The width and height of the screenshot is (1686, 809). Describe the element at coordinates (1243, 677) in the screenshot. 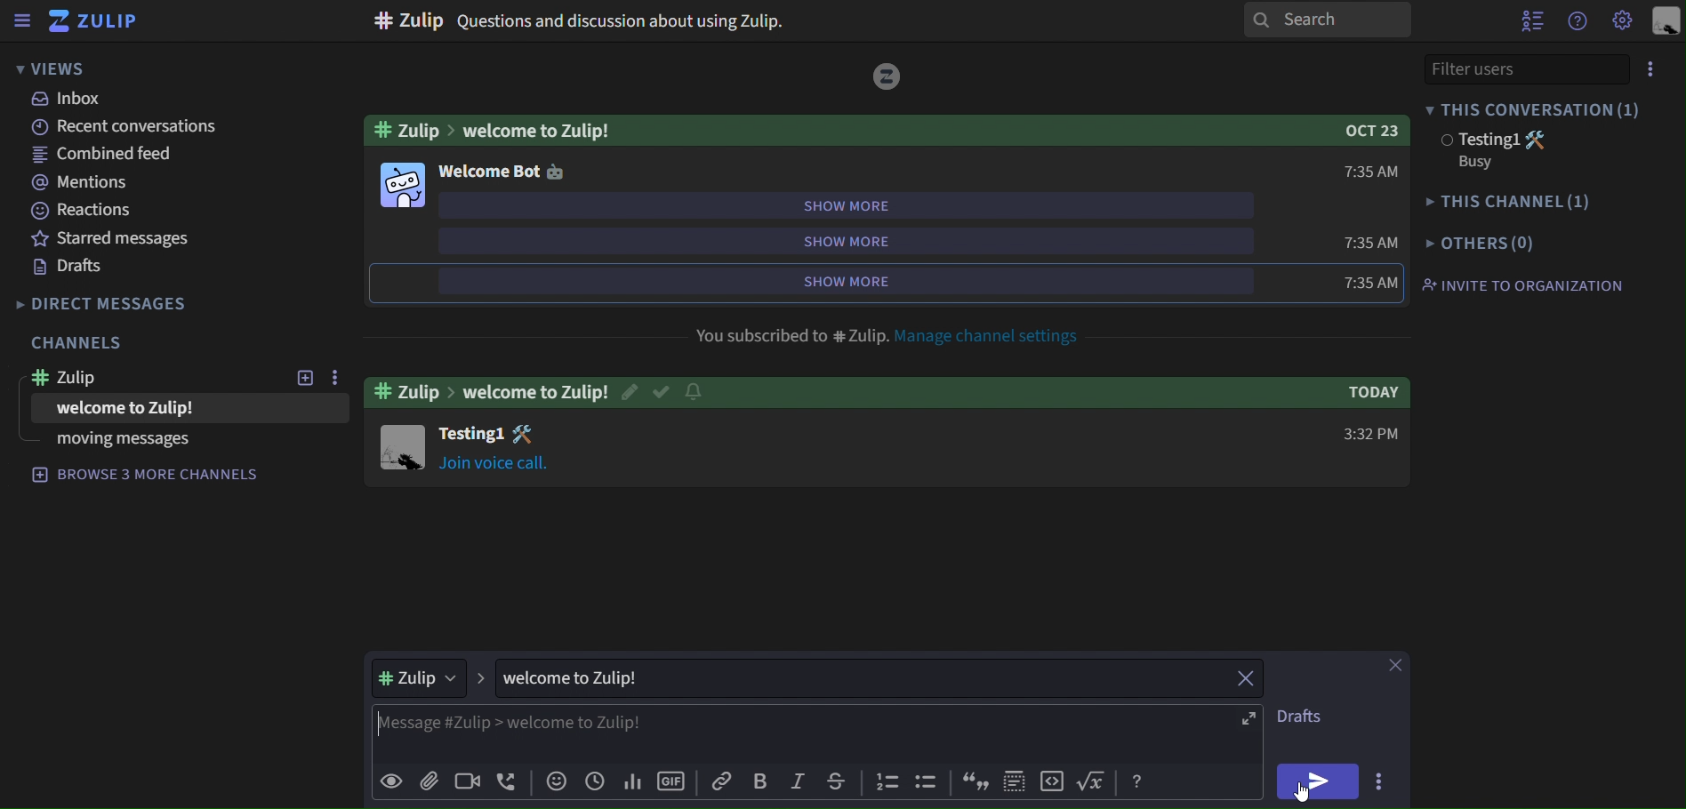

I see `close` at that location.